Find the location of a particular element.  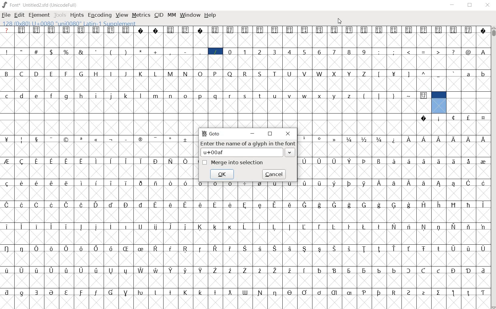

Symbol is located at coordinates (202, 270).